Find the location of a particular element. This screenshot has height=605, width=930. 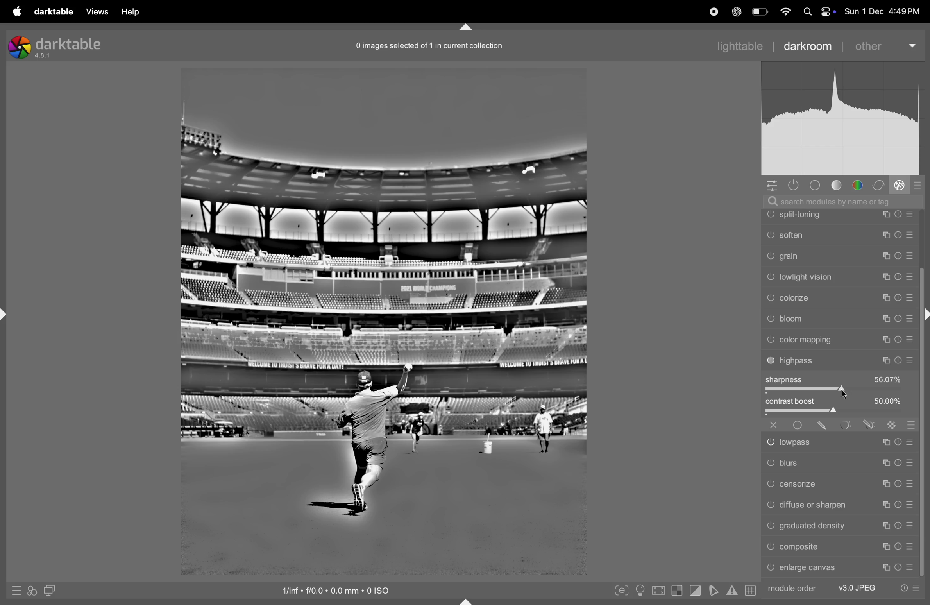

soften is located at coordinates (839, 296).